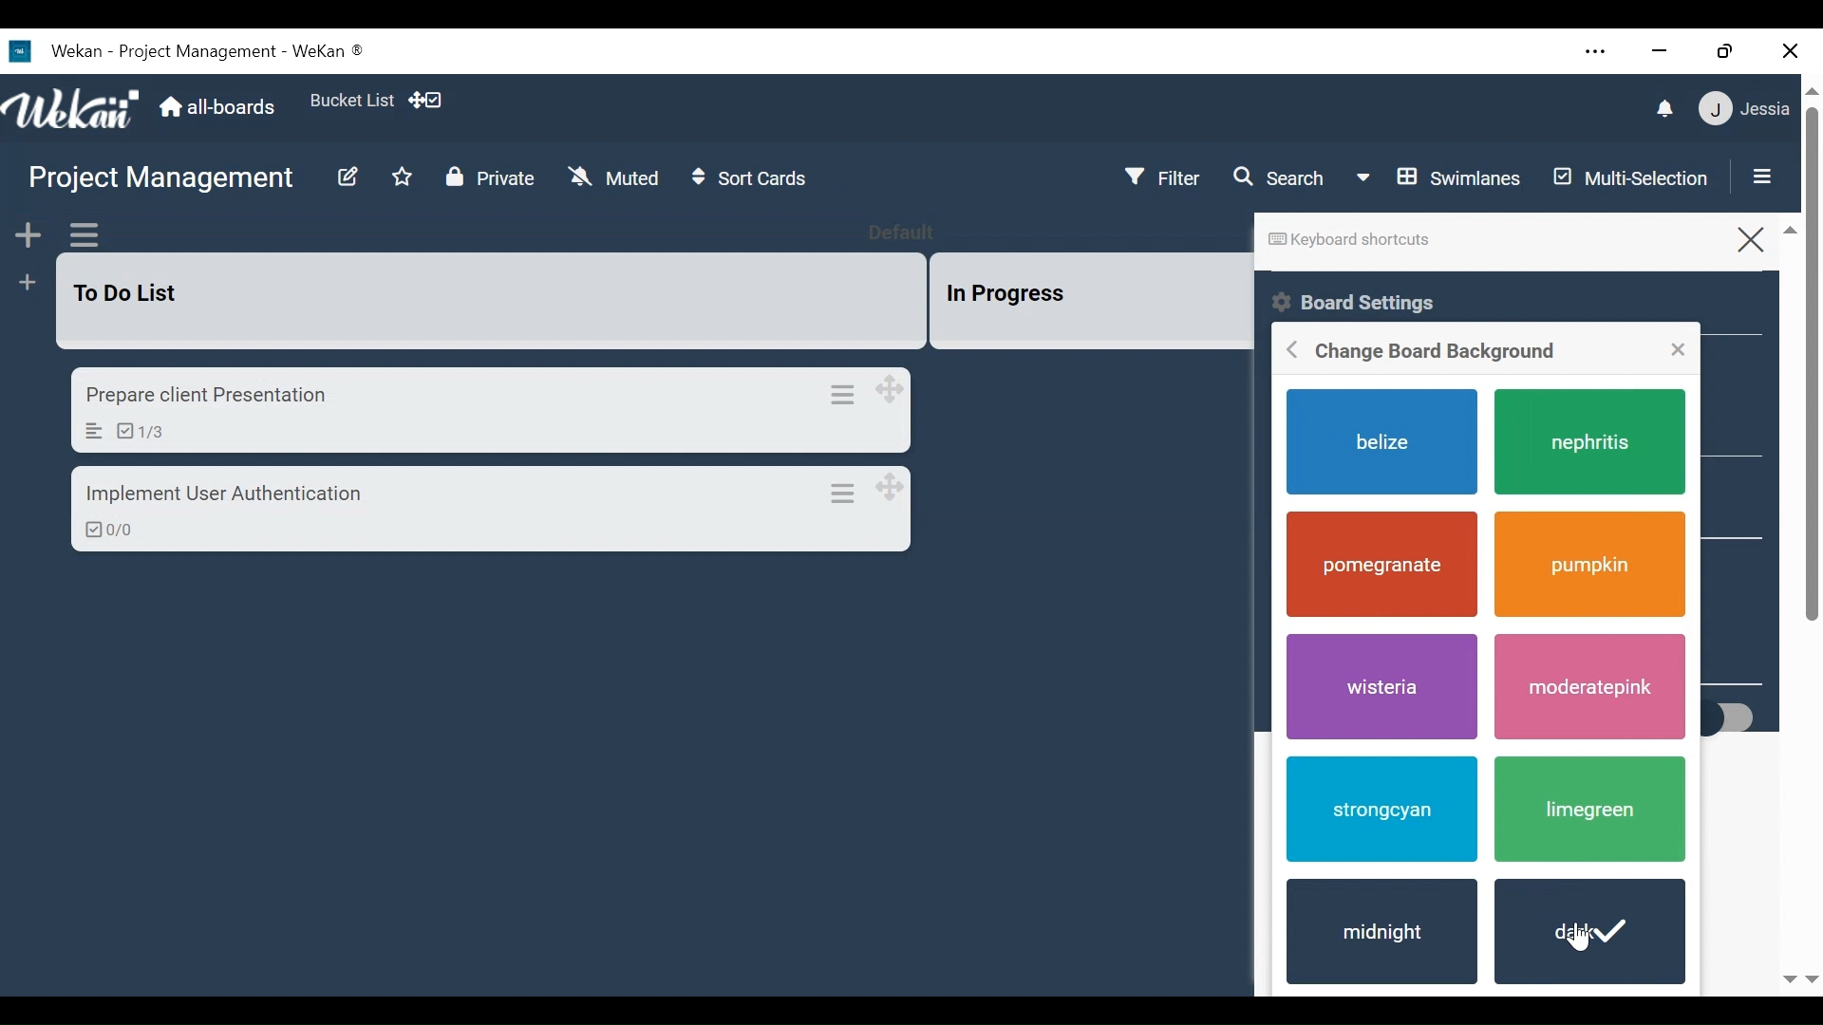 The width and height of the screenshot is (1823, 1025). Describe the element at coordinates (1438, 180) in the screenshot. I see `Board View` at that location.